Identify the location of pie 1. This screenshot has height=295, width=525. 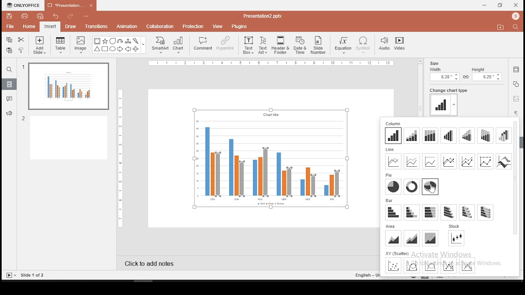
(394, 187).